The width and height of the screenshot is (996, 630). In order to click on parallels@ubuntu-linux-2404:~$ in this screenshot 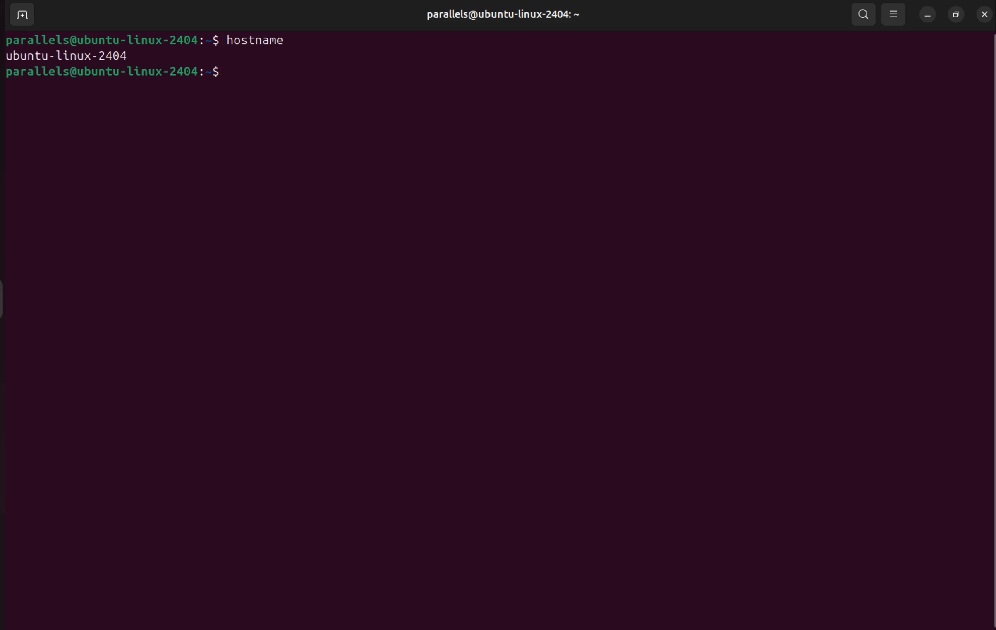, I will do `click(113, 74)`.